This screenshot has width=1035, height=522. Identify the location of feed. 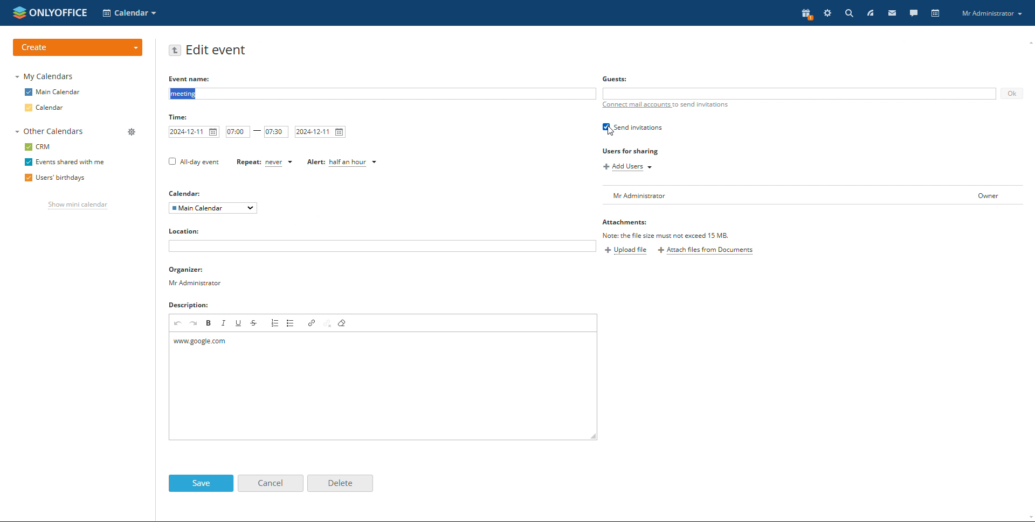
(871, 13).